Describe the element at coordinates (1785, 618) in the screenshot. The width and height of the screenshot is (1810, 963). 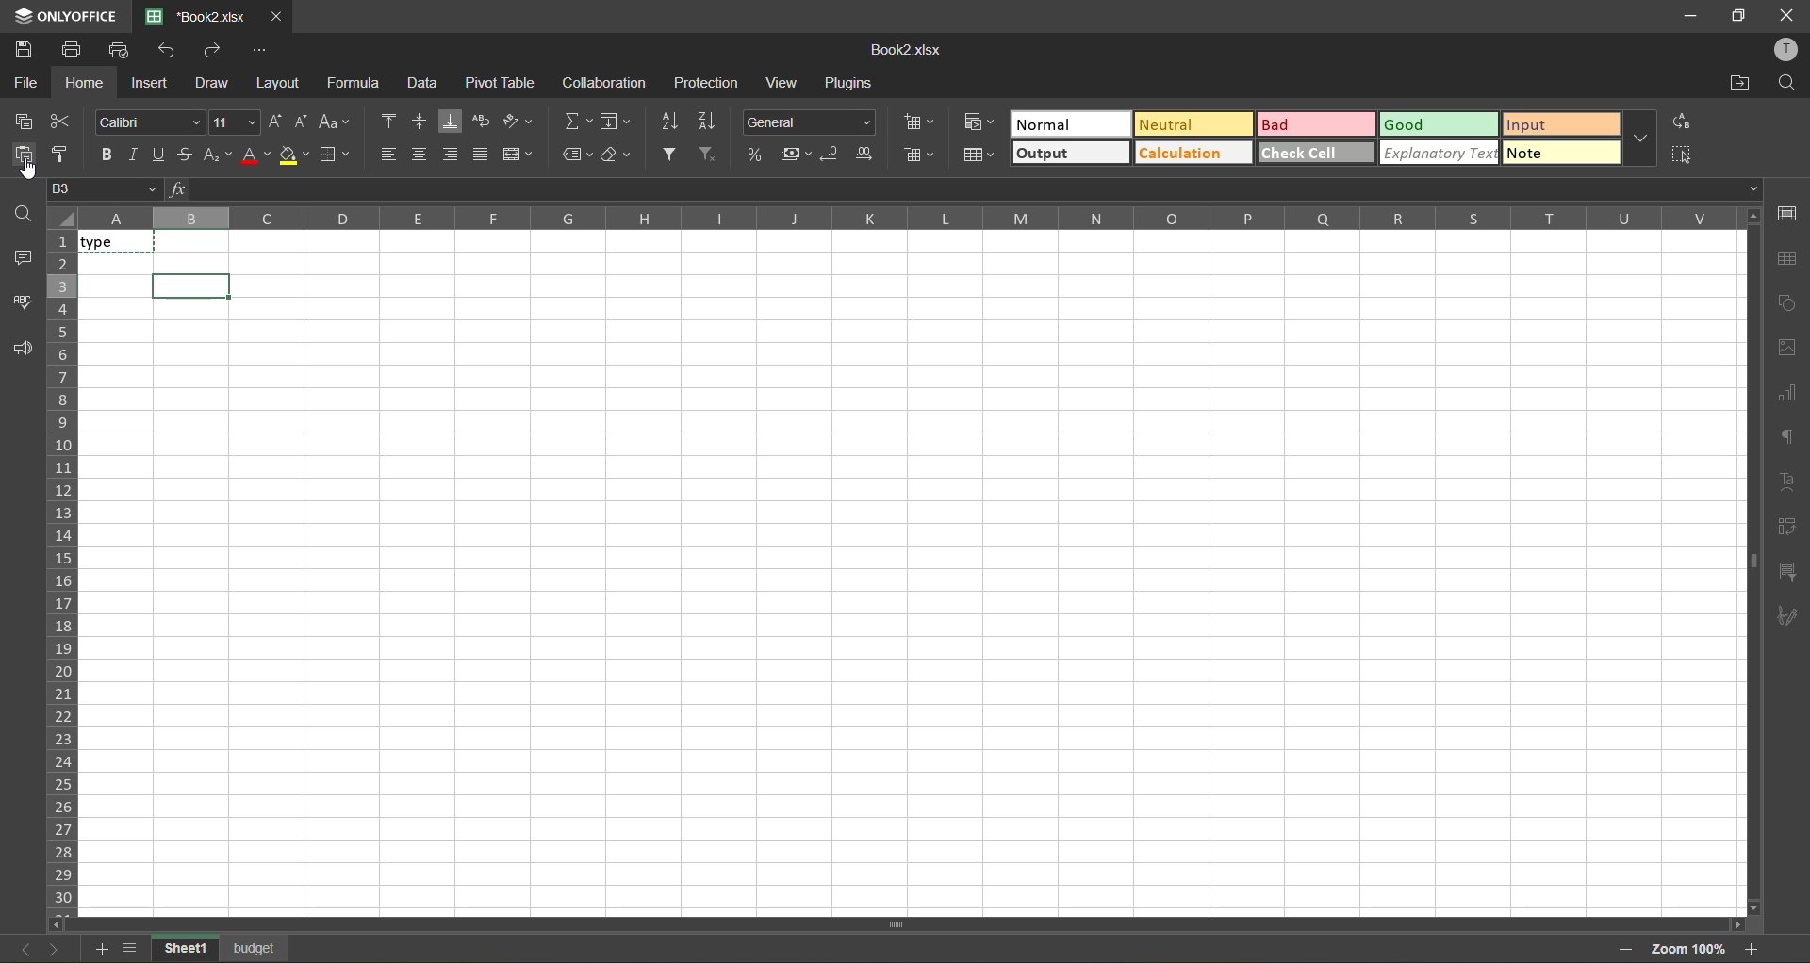
I see `signature` at that location.